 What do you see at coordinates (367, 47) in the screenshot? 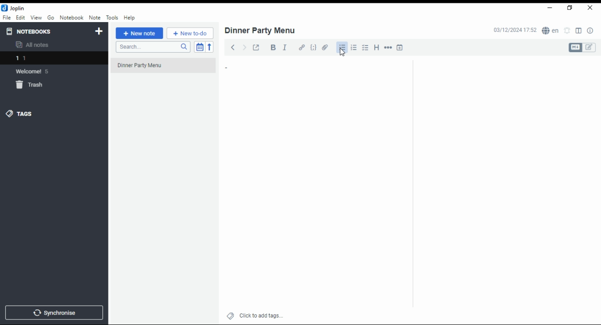
I see `chekbox list` at bounding box center [367, 47].